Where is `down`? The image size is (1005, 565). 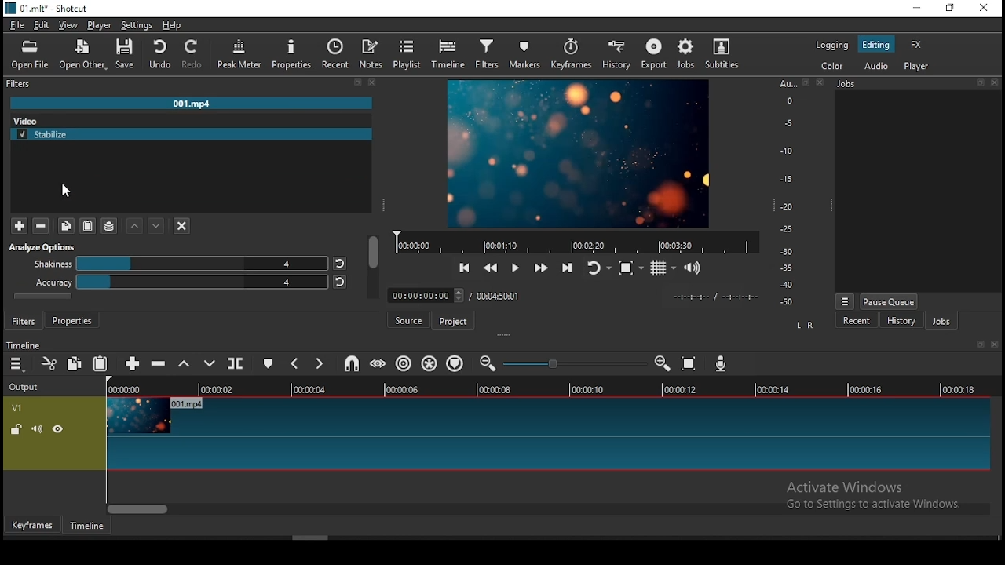 down is located at coordinates (157, 225).